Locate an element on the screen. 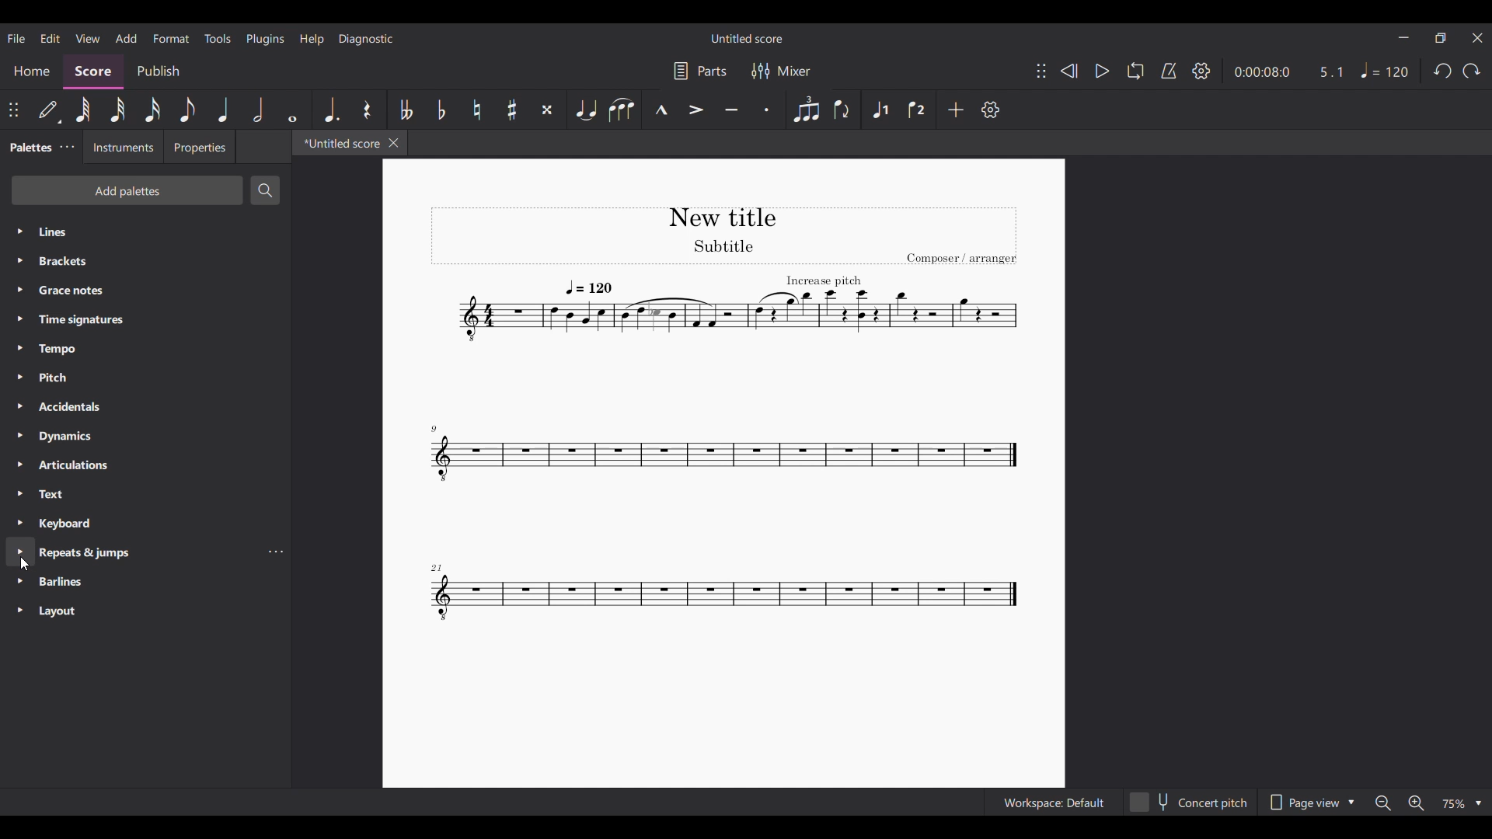 The width and height of the screenshot is (1492, 839). Palette settings is located at coordinates (67, 147).